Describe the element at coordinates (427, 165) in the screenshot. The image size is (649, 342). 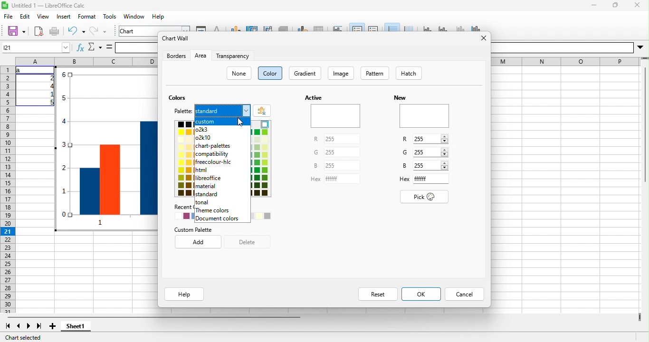
I see `Input B value` at that location.